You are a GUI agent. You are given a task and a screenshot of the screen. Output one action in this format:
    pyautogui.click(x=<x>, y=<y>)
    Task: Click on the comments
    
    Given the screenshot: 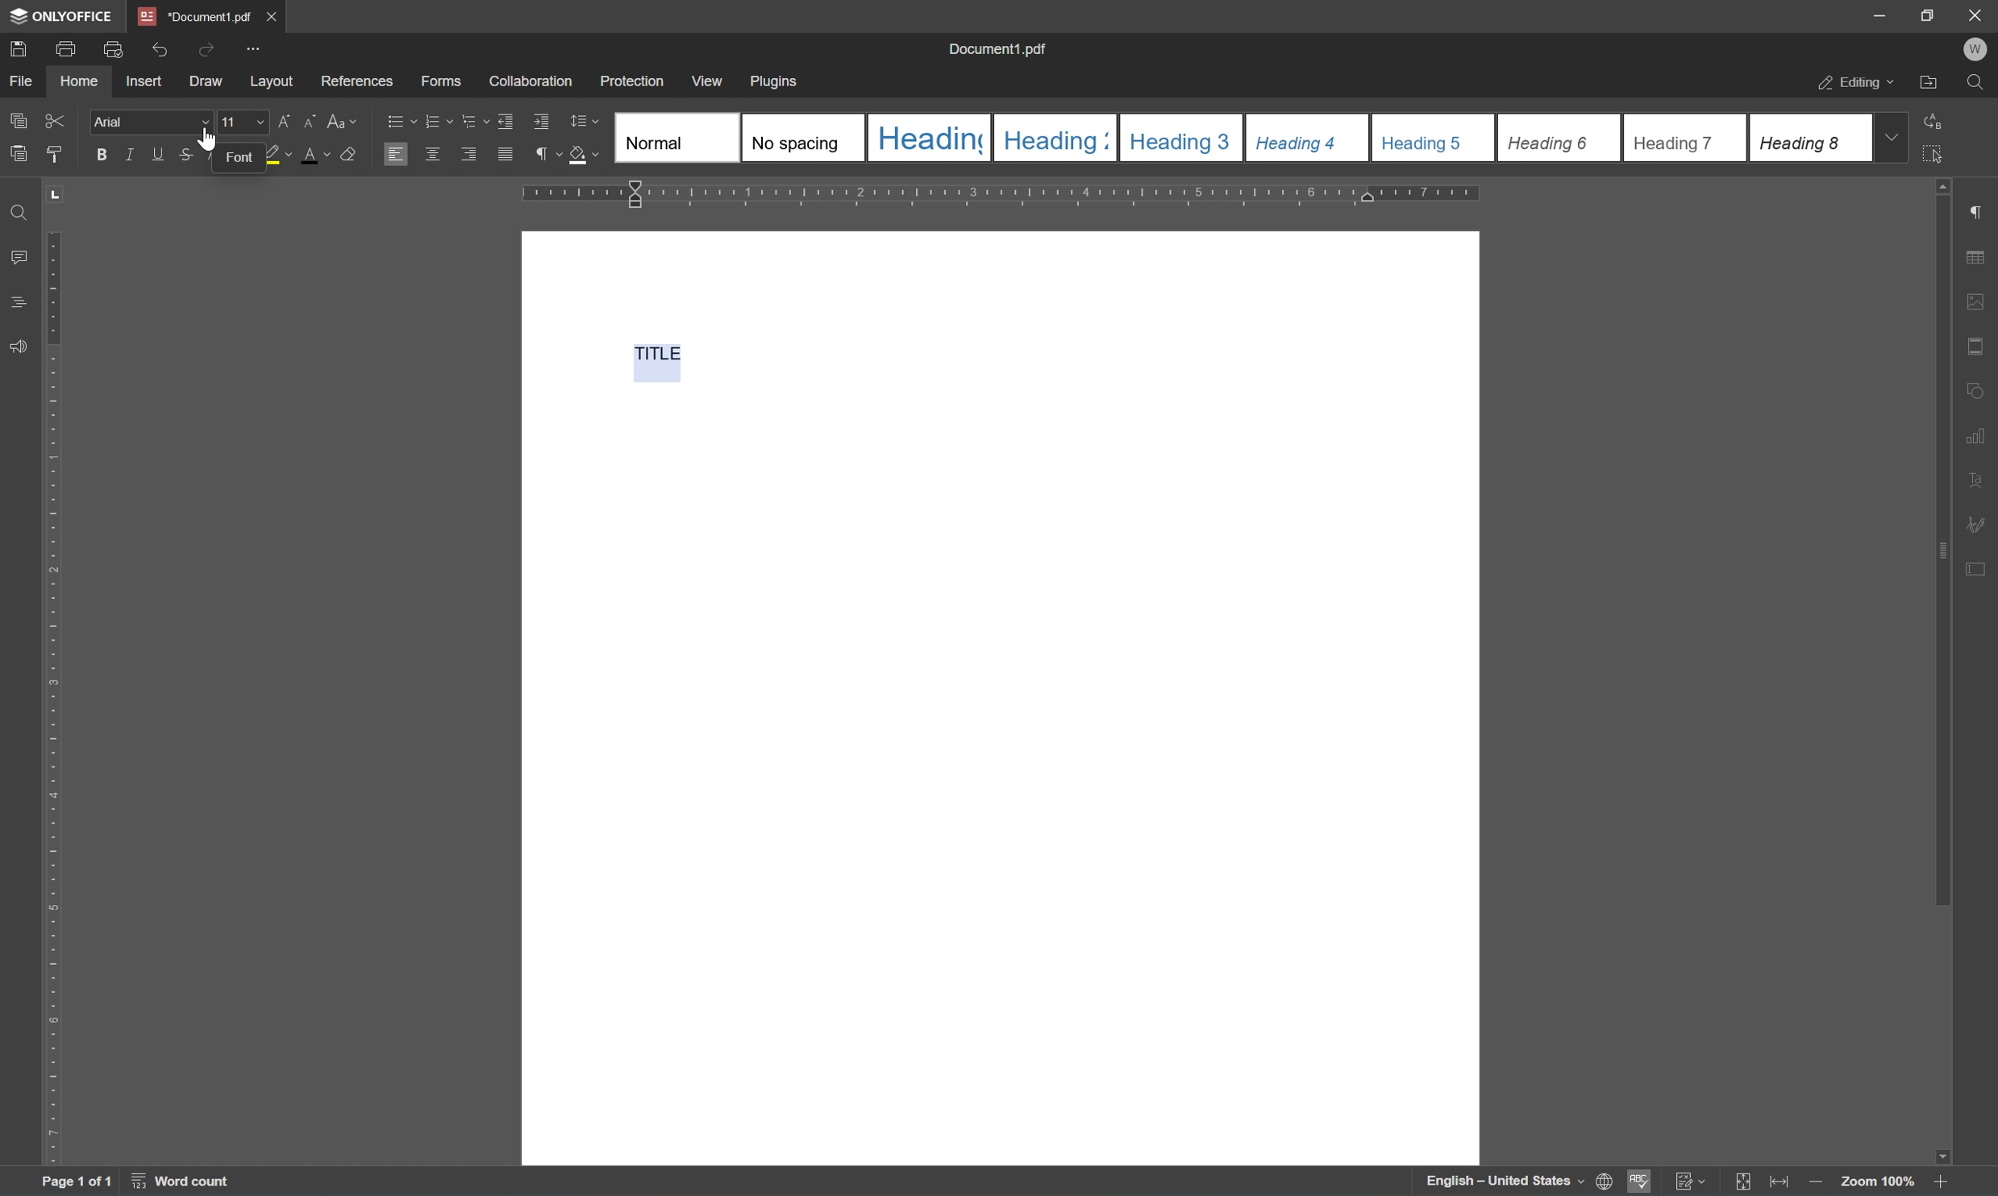 What is the action you would take?
    pyautogui.click(x=18, y=302)
    